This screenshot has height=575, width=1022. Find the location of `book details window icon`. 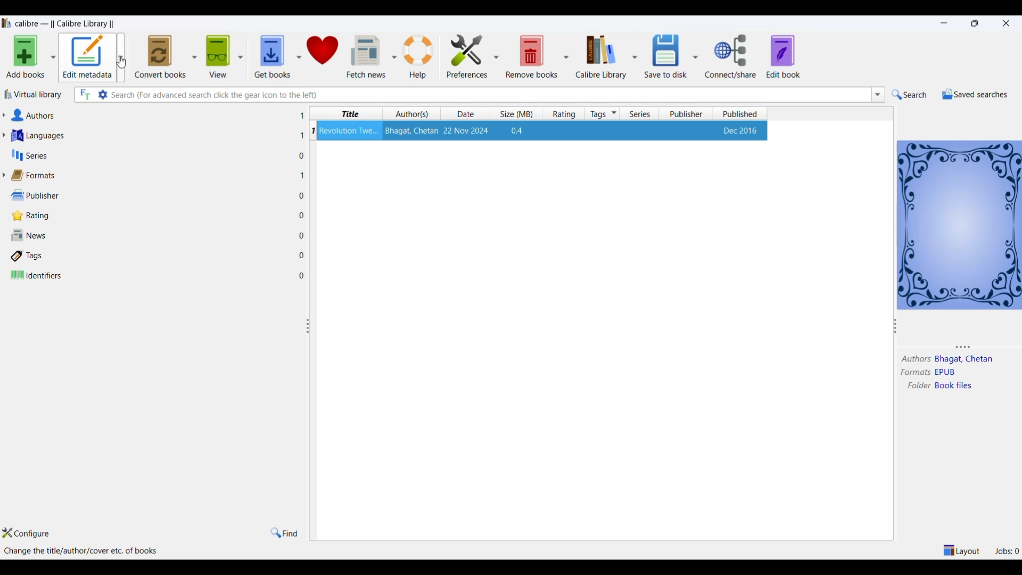

book details window icon is located at coordinates (959, 224).